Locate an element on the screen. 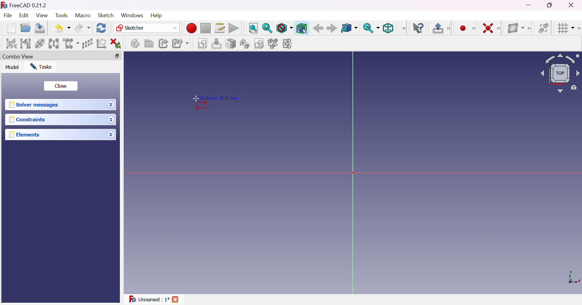 The width and height of the screenshot is (582, 305). Map sketch to face is located at coordinates (230, 44).